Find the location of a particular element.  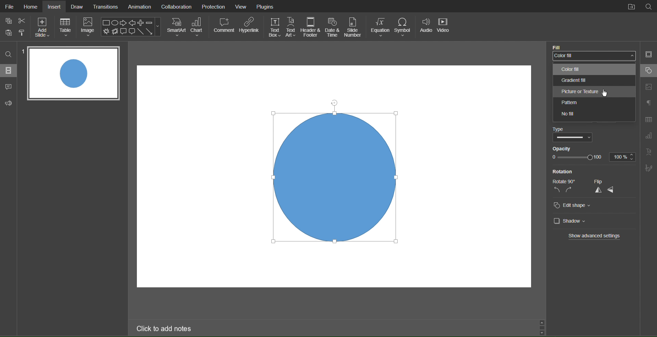

Shape Settings is located at coordinates (648, 71).